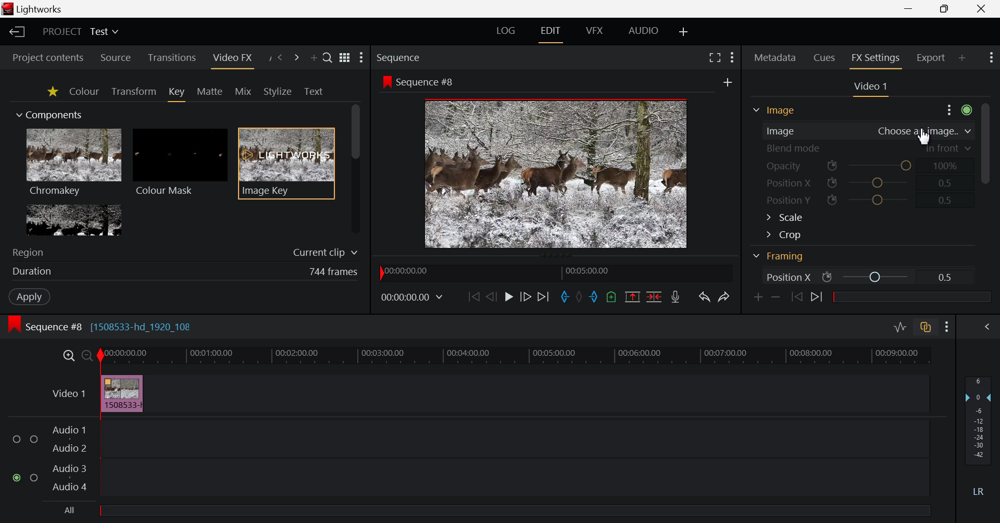  I want to click on Apply, so click(28, 297).